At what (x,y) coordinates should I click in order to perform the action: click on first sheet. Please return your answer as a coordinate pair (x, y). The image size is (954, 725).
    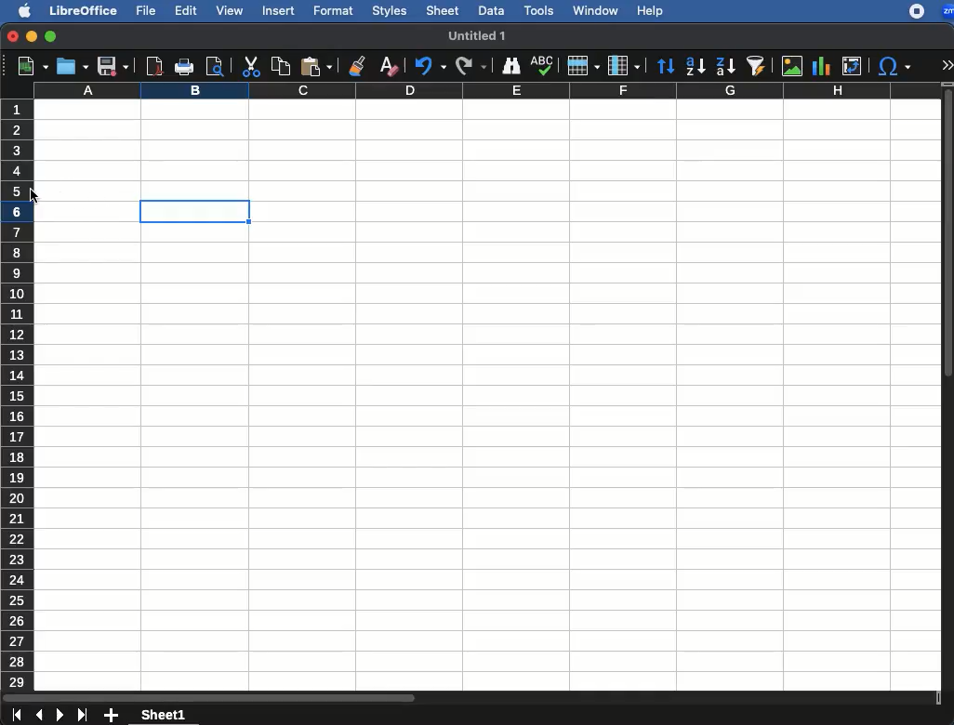
    Looking at the image, I should click on (16, 714).